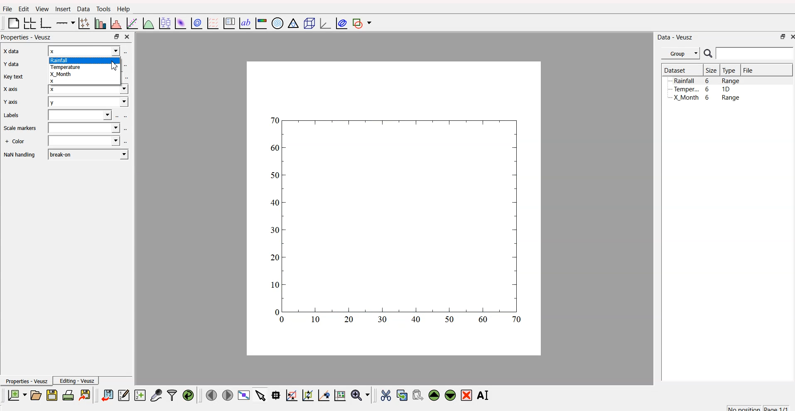 The height and width of the screenshot is (411, 795). I want to click on base graph, so click(46, 23).